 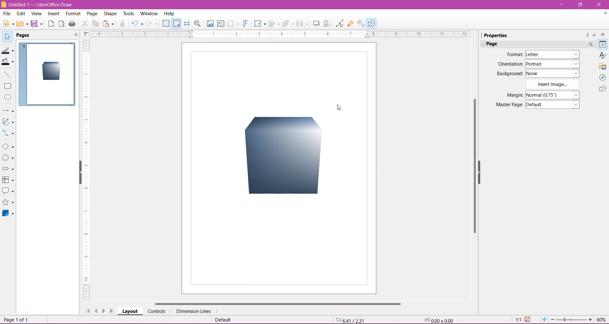 I want to click on Bock Arrows, so click(x=8, y=169).